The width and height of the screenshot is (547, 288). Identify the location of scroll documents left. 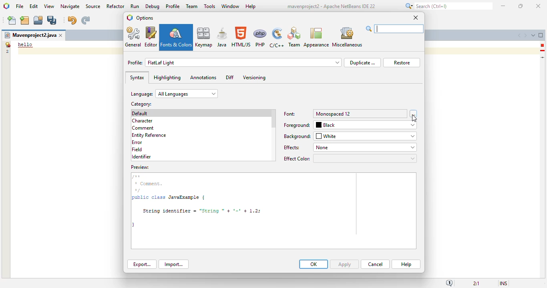
(520, 36).